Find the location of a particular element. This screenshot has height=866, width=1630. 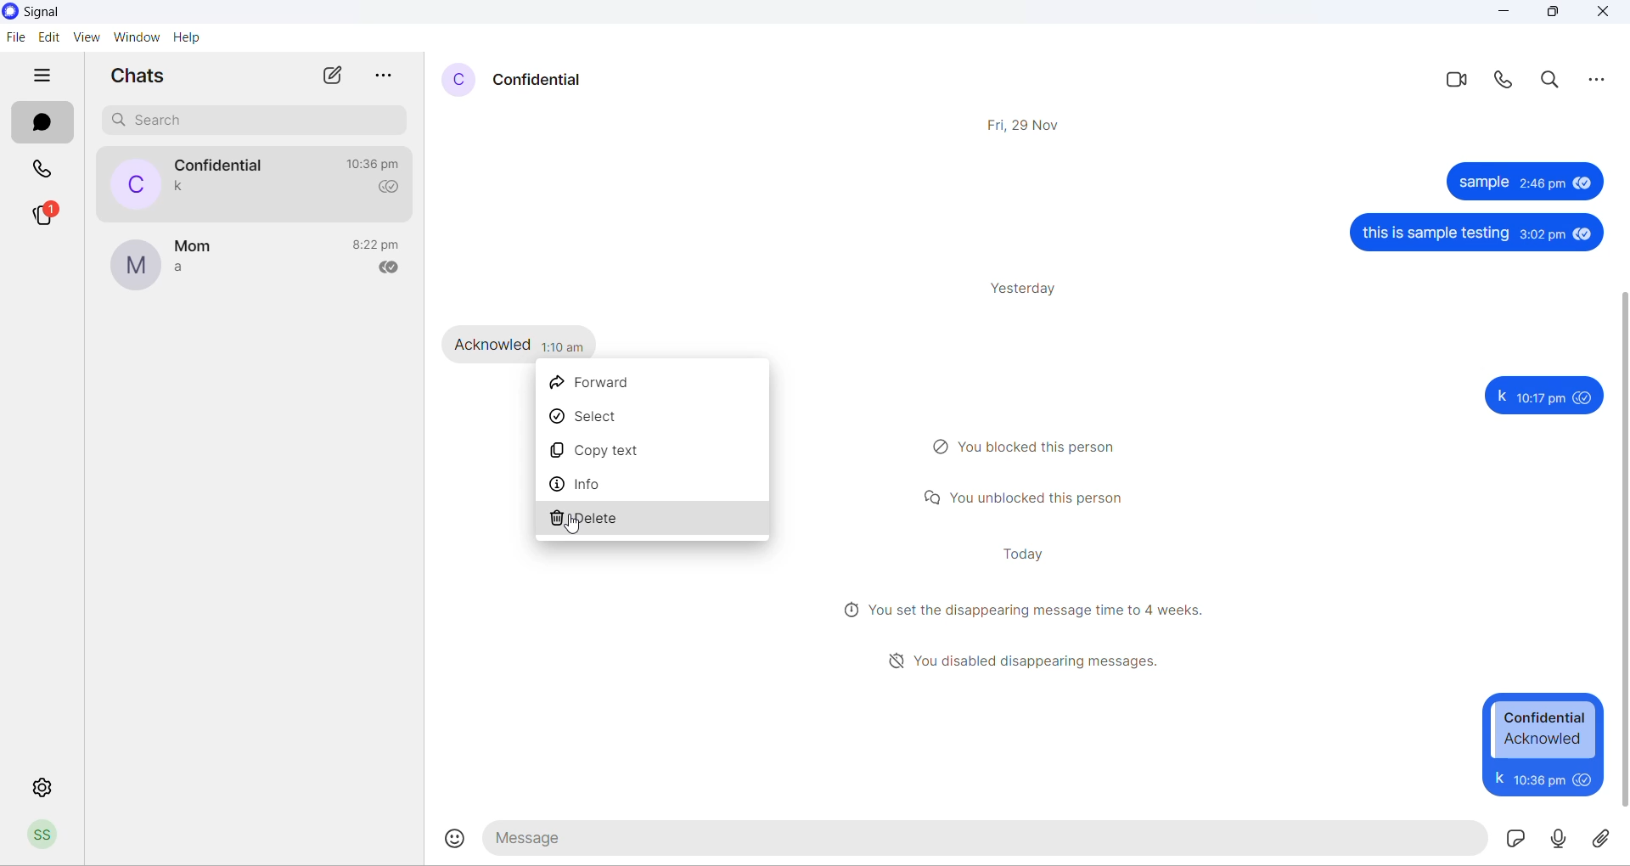

last message time is located at coordinates (379, 243).